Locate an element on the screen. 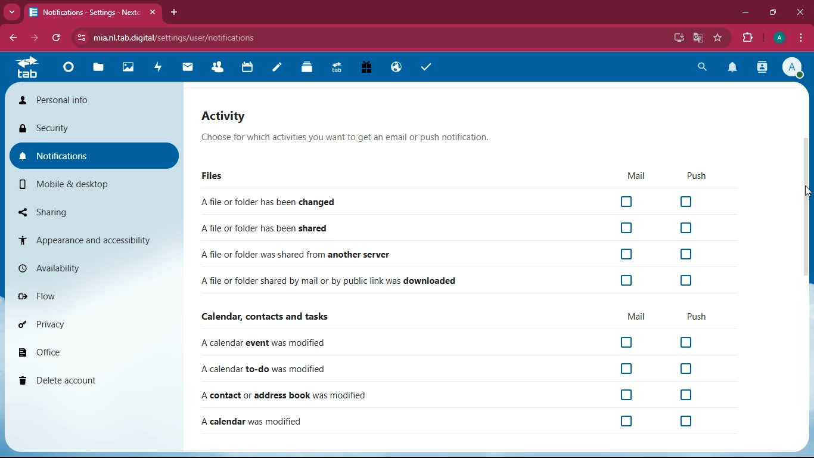 Image resolution: width=814 pixels, height=458 pixels. bookmark this tab is located at coordinates (719, 37).